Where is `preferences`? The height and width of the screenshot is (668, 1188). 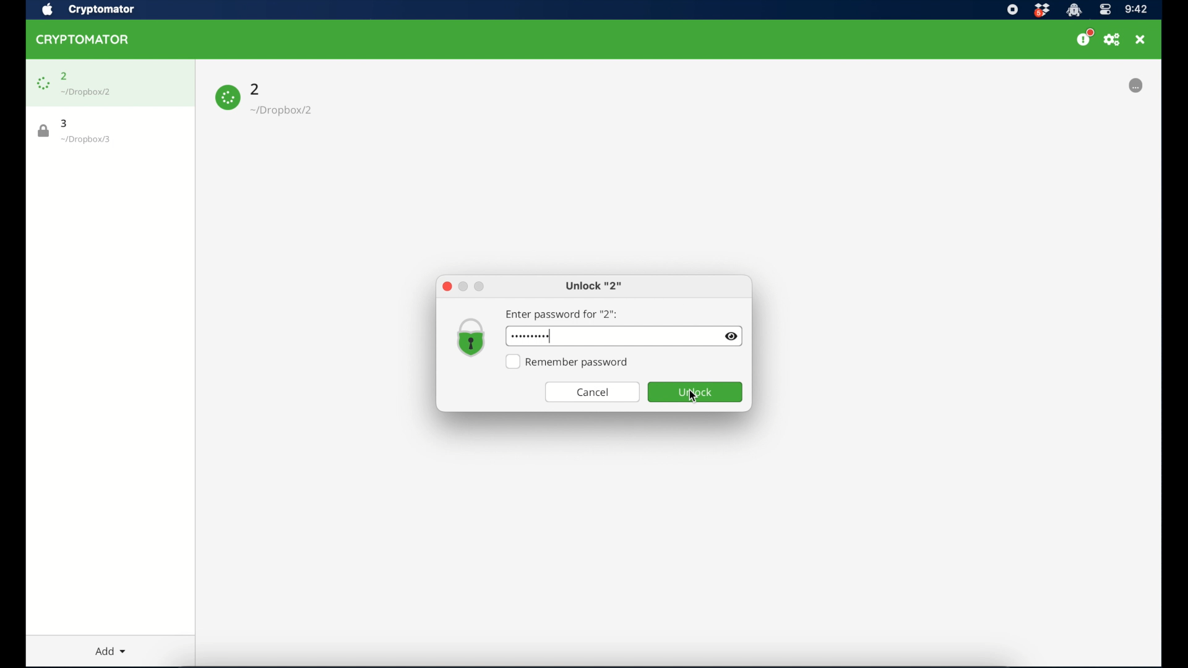 preferences is located at coordinates (1112, 40).